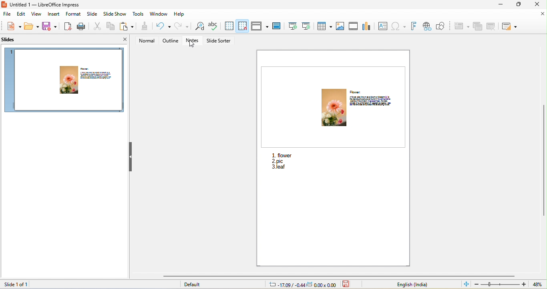 Image resolution: width=547 pixels, height=289 pixels. Describe the element at coordinates (502, 4) in the screenshot. I see `minimize` at that location.